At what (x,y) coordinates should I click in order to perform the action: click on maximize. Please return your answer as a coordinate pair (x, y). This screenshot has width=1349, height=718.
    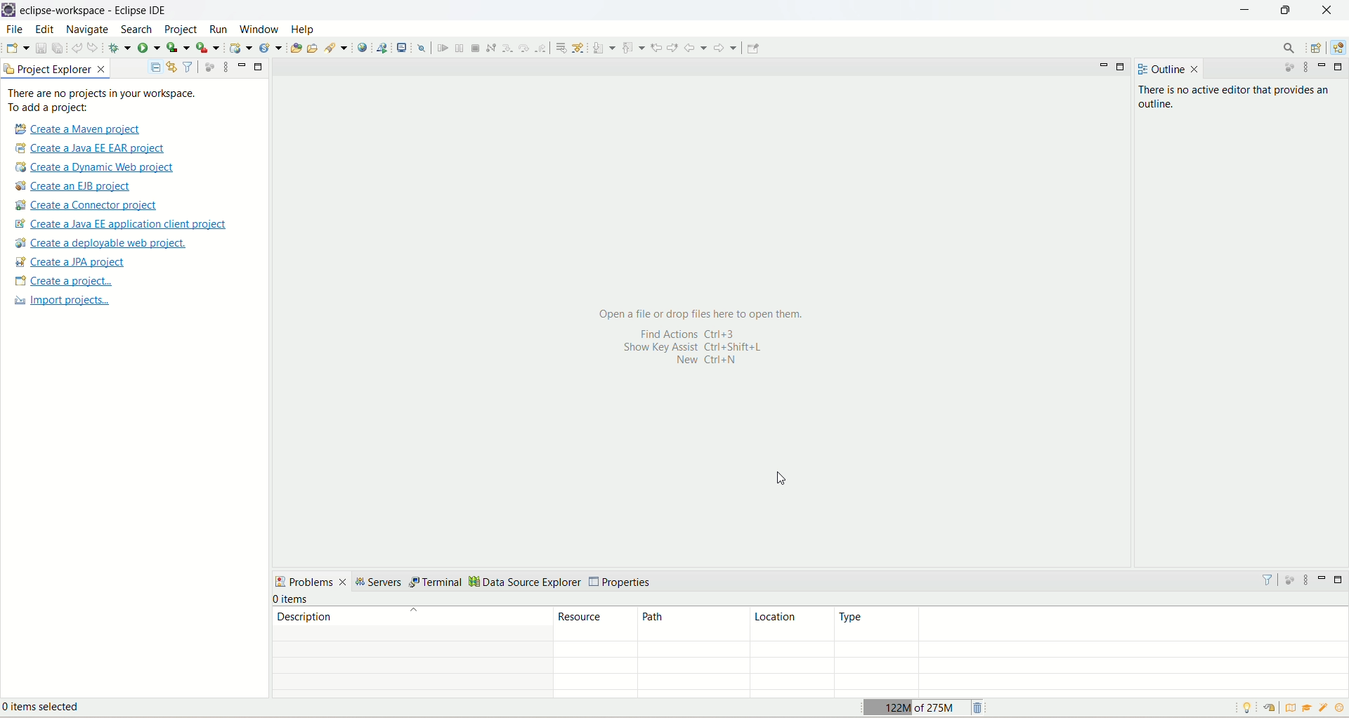
    Looking at the image, I should click on (1289, 13).